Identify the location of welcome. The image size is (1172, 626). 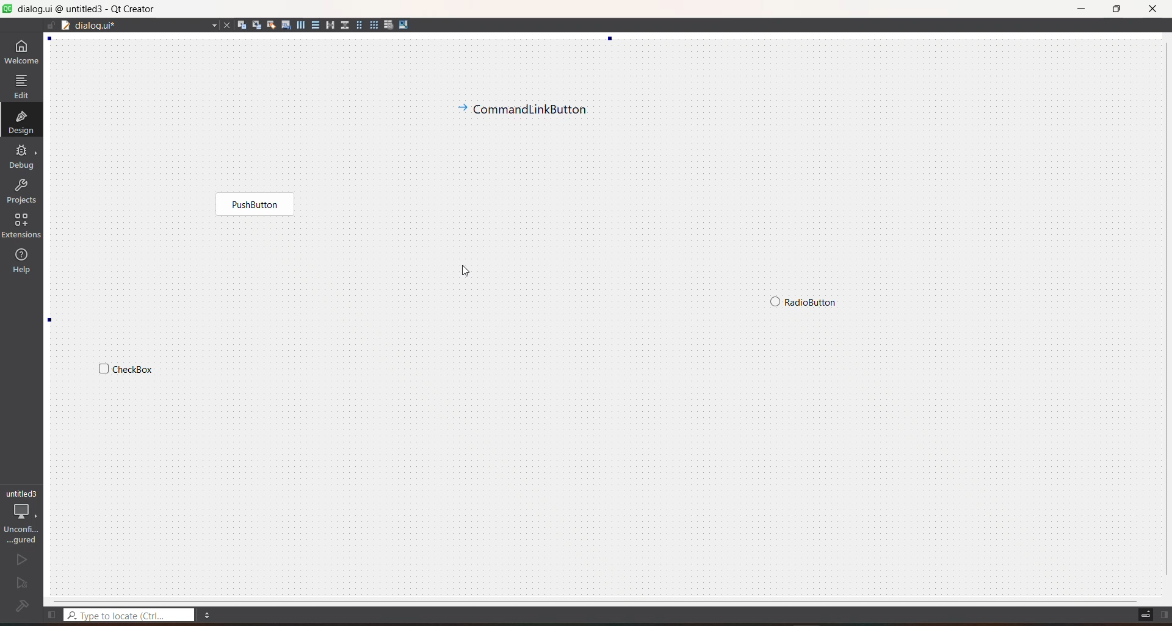
(22, 49).